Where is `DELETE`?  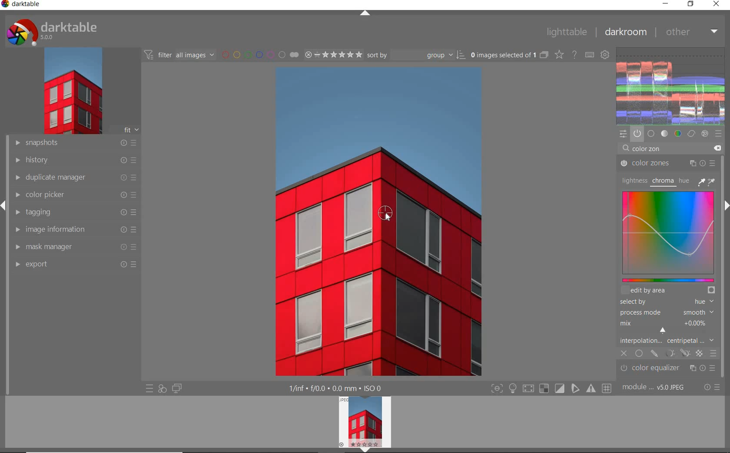 DELETE is located at coordinates (717, 148).